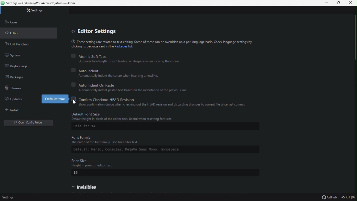 This screenshot has width=357, height=201. Describe the element at coordinates (168, 105) in the screenshot. I see `"Show confirmation dialog when checking out the HEAD revision and discarding changes to current file since last commit.` at that location.